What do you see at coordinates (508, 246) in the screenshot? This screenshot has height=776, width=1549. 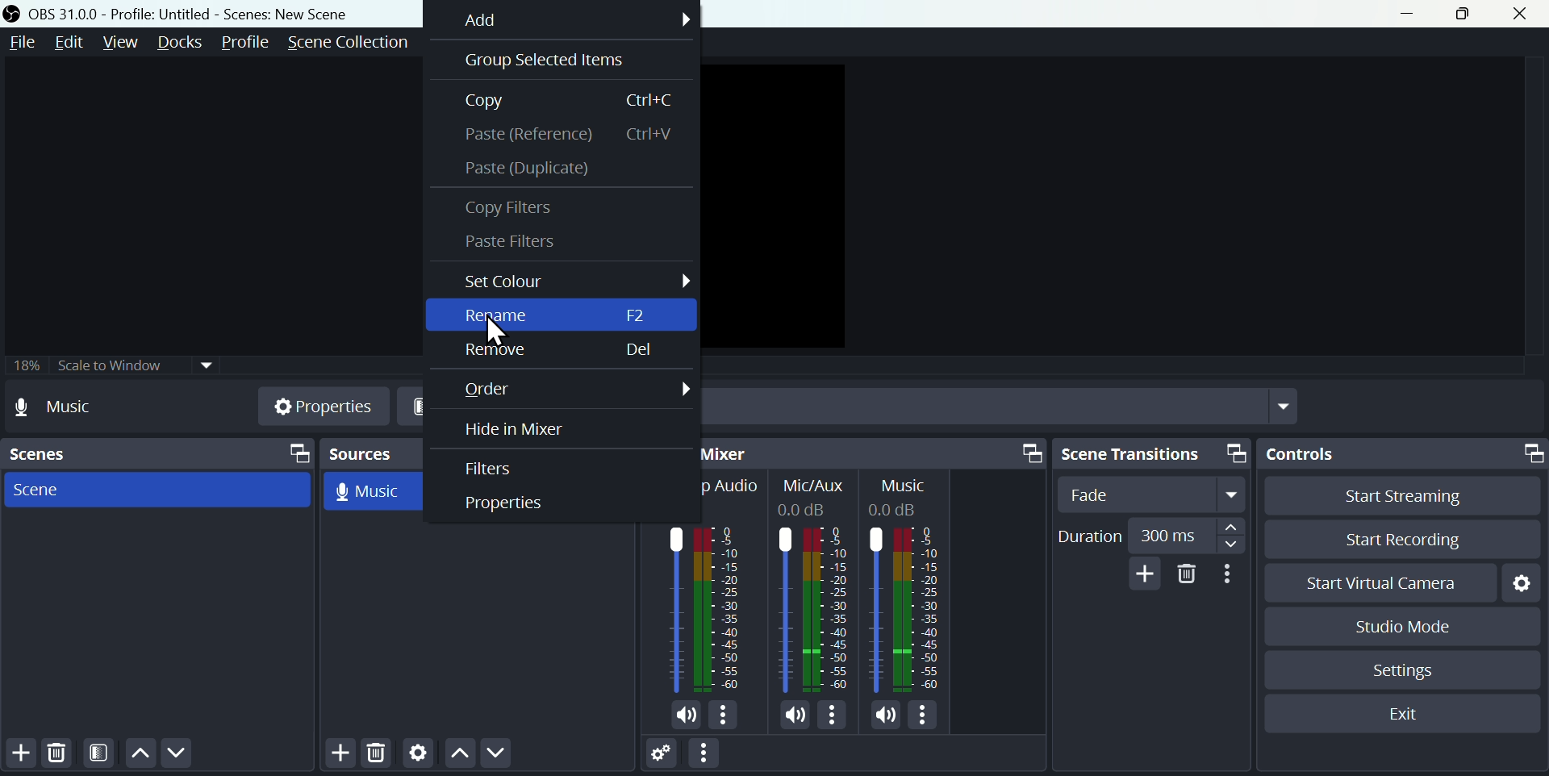 I see `Paste Filters` at bounding box center [508, 246].